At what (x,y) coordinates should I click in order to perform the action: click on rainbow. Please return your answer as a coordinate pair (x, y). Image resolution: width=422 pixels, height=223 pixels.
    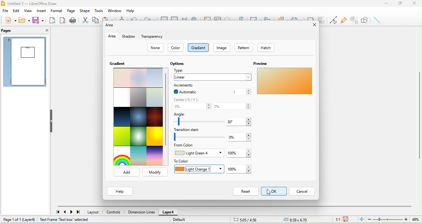
    Looking at the image, I should click on (121, 156).